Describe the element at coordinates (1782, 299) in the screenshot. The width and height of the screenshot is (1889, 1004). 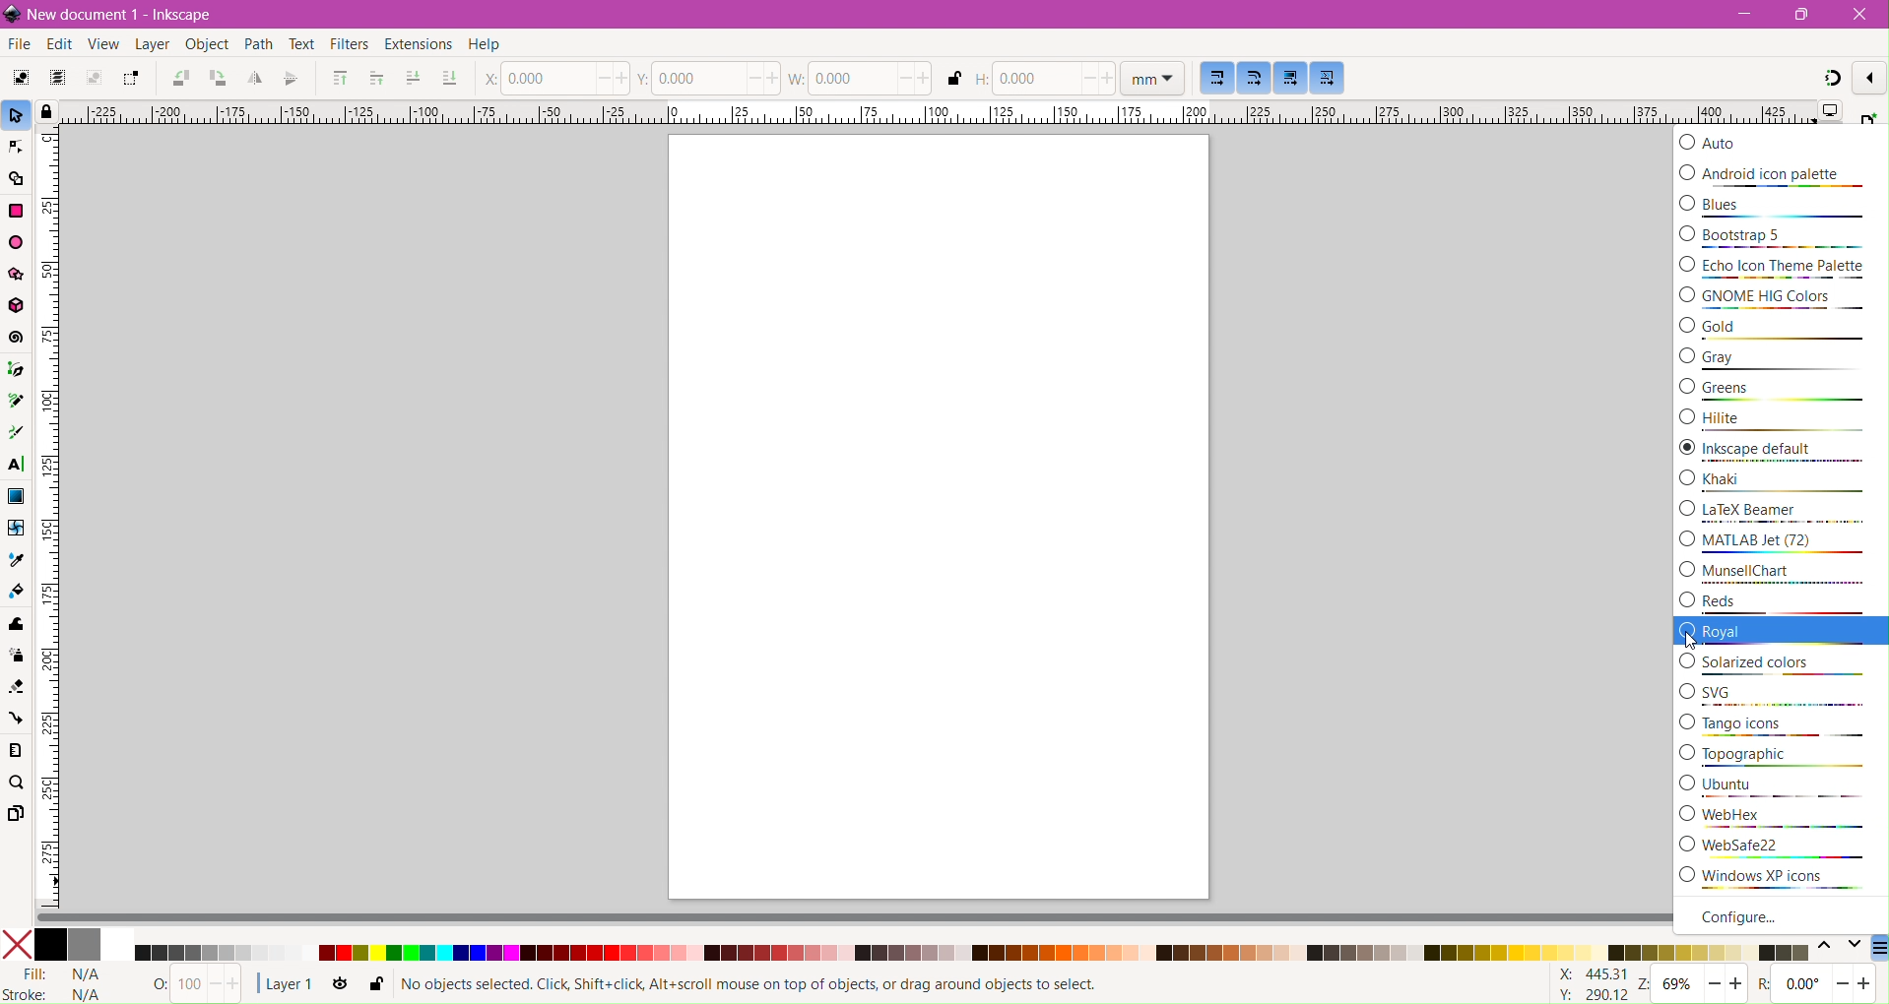
I see `GNOME HIG Colors` at that location.